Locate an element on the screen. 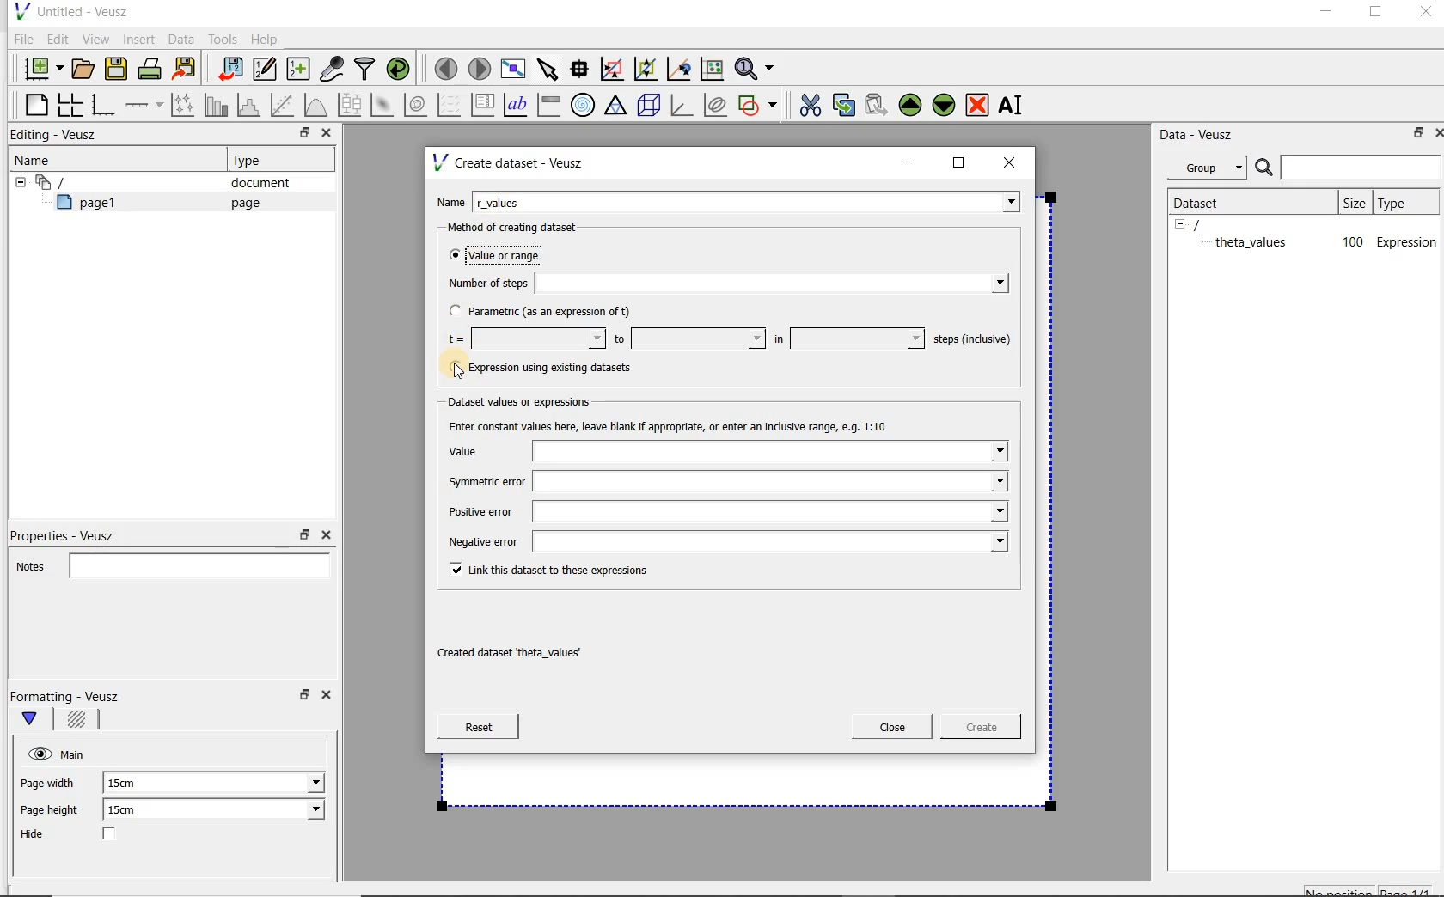  Name is located at coordinates (38, 159).